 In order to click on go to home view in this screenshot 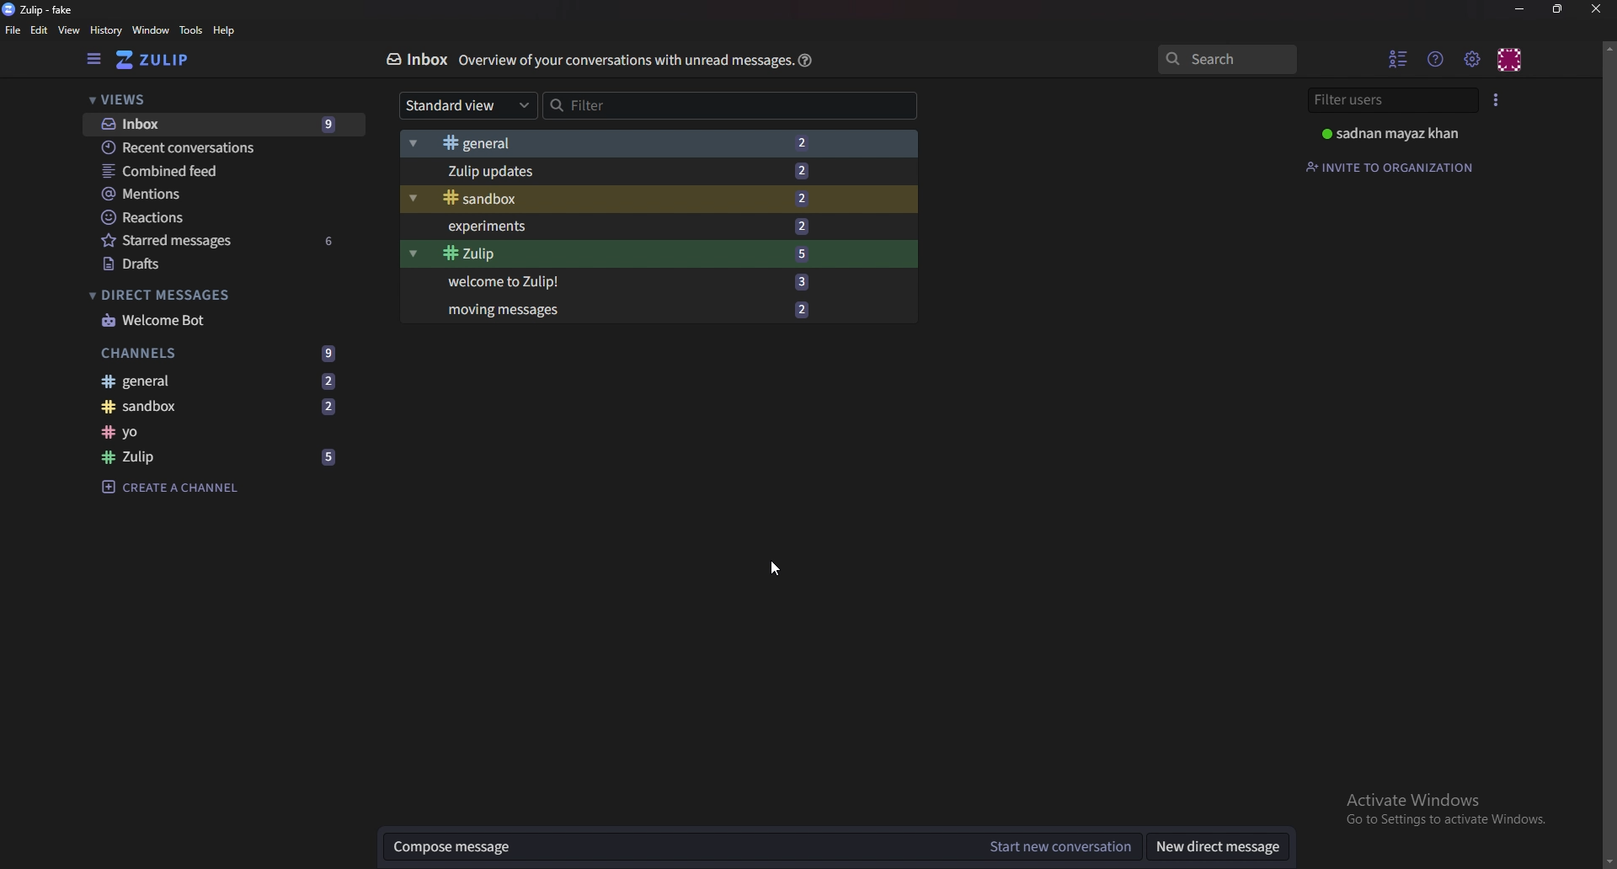, I will do `click(163, 60)`.